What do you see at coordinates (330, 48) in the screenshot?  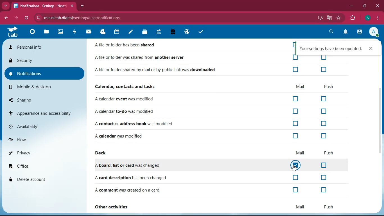 I see ` Your settings have been updated.` at bounding box center [330, 48].